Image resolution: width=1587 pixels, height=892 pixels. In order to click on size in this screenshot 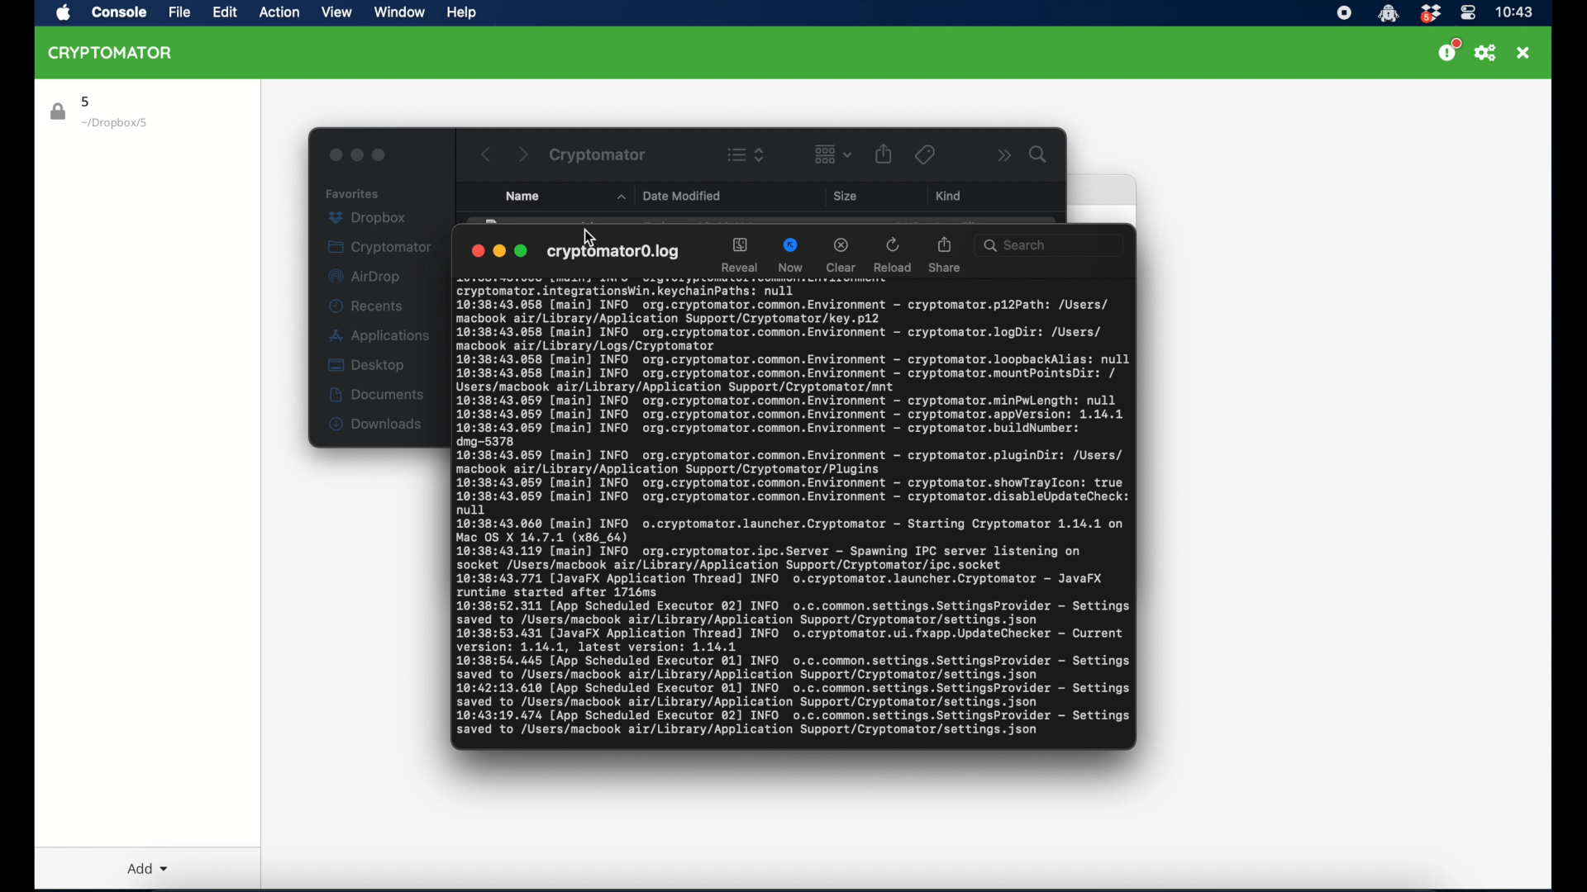, I will do `click(846, 196)`.